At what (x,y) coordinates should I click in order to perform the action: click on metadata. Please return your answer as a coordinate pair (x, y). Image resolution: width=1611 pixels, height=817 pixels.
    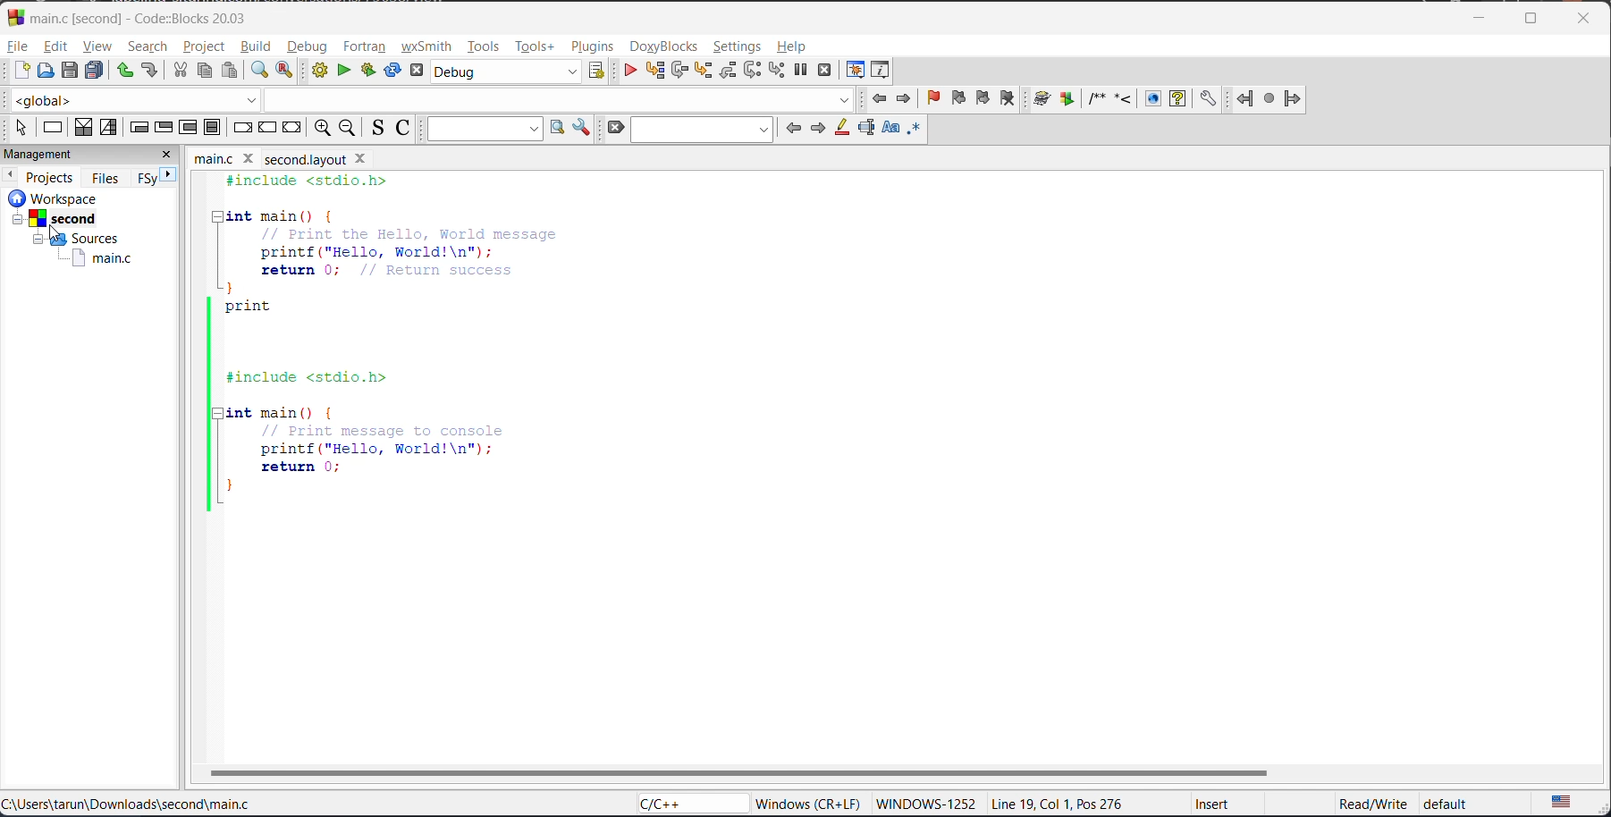
    Looking at the image, I should click on (1115, 804).